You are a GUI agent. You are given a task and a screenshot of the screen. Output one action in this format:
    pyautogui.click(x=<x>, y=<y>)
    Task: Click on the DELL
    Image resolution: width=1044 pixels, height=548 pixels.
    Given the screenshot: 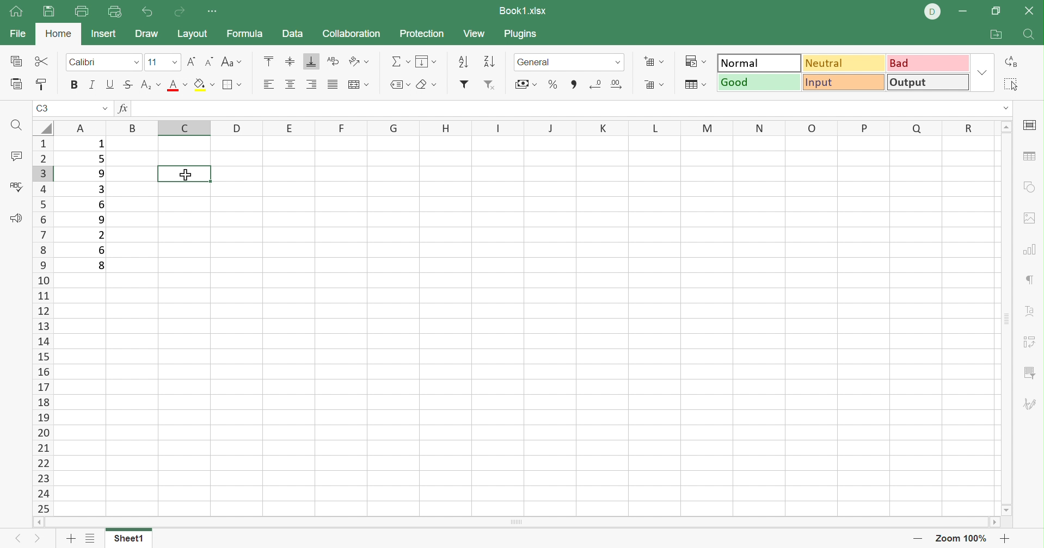 What is the action you would take?
    pyautogui.click(x=931, y=11)
    